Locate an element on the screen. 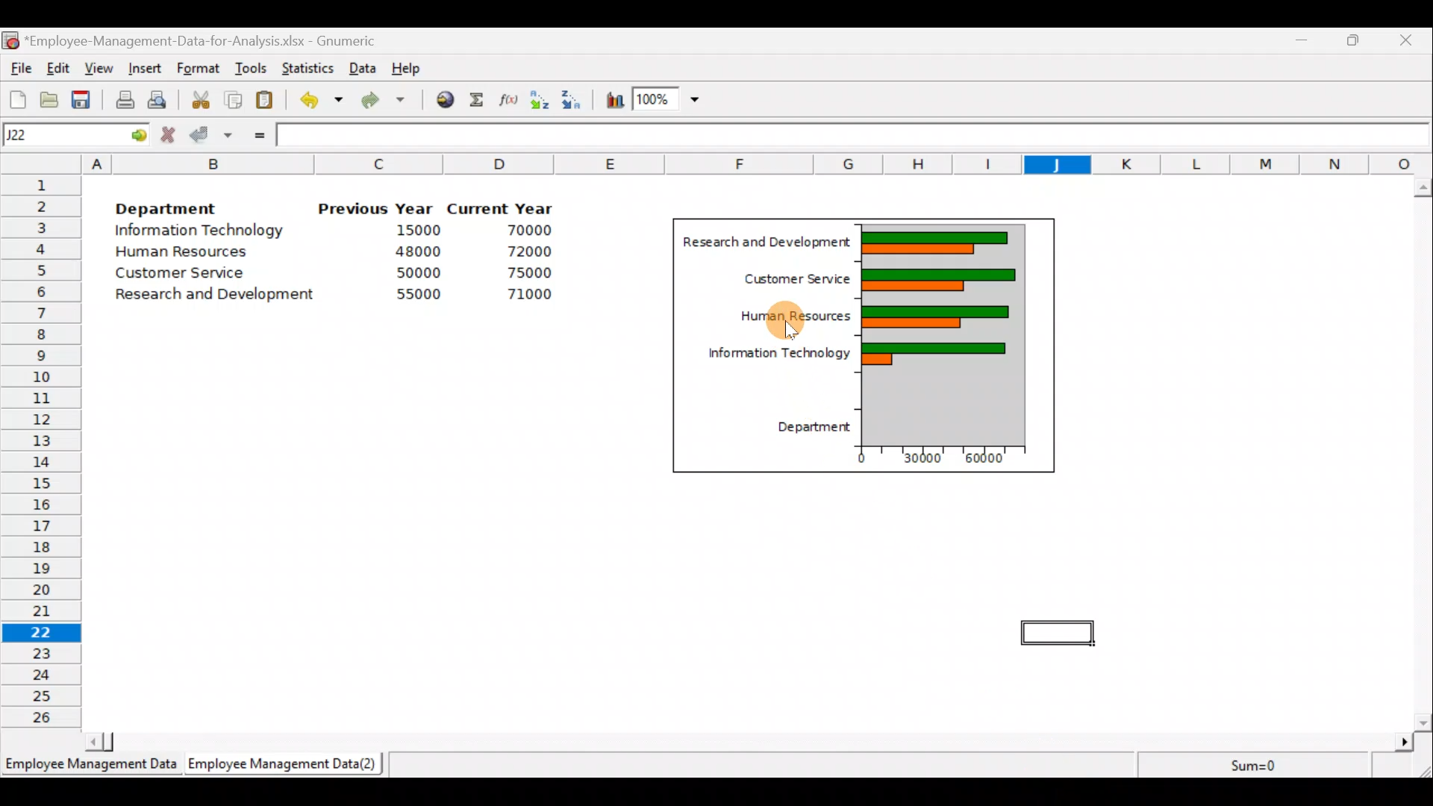 Image resolution: width=1433 pixels, height=806 pixels. Rows is located at coordinates (42, 452).